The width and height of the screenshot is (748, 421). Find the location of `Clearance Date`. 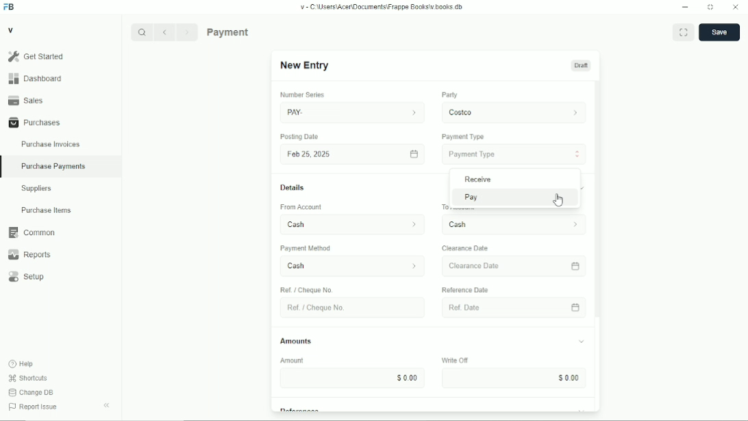

Clearance Date is located at coordinates (504, 266).